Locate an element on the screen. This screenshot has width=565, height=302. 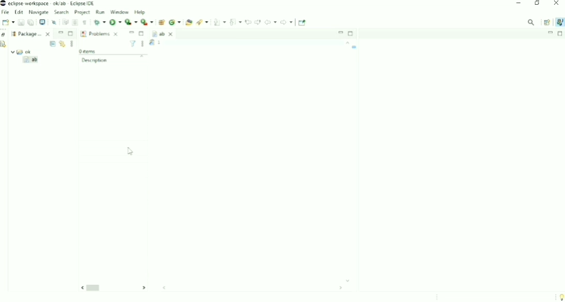
Restore is located at coordinates (4, 35).